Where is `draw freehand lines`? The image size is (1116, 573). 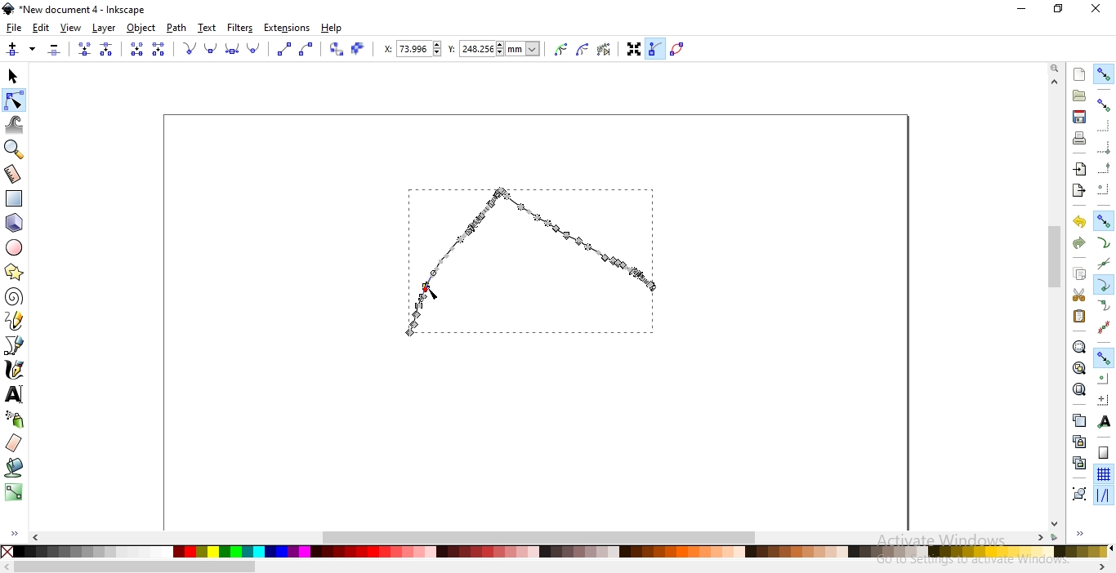 draw freehand lines is located at coordinates (15, 320).